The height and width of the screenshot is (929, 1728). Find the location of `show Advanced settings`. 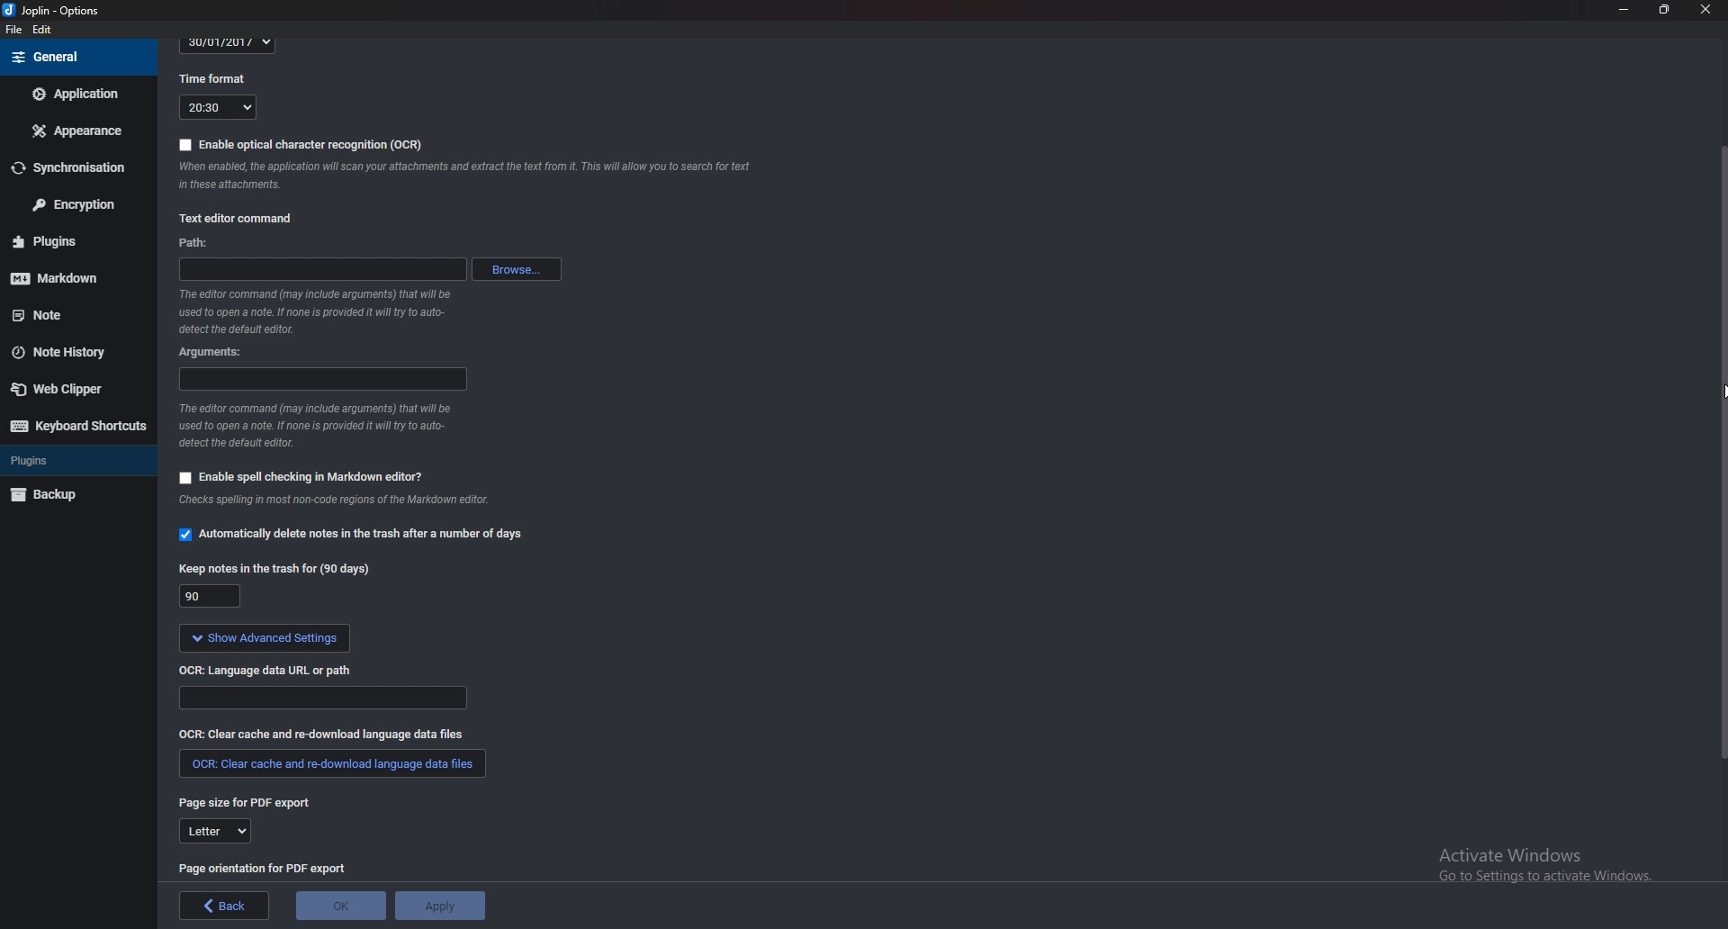

show Advanced settings is located at coordinates (264, 638).